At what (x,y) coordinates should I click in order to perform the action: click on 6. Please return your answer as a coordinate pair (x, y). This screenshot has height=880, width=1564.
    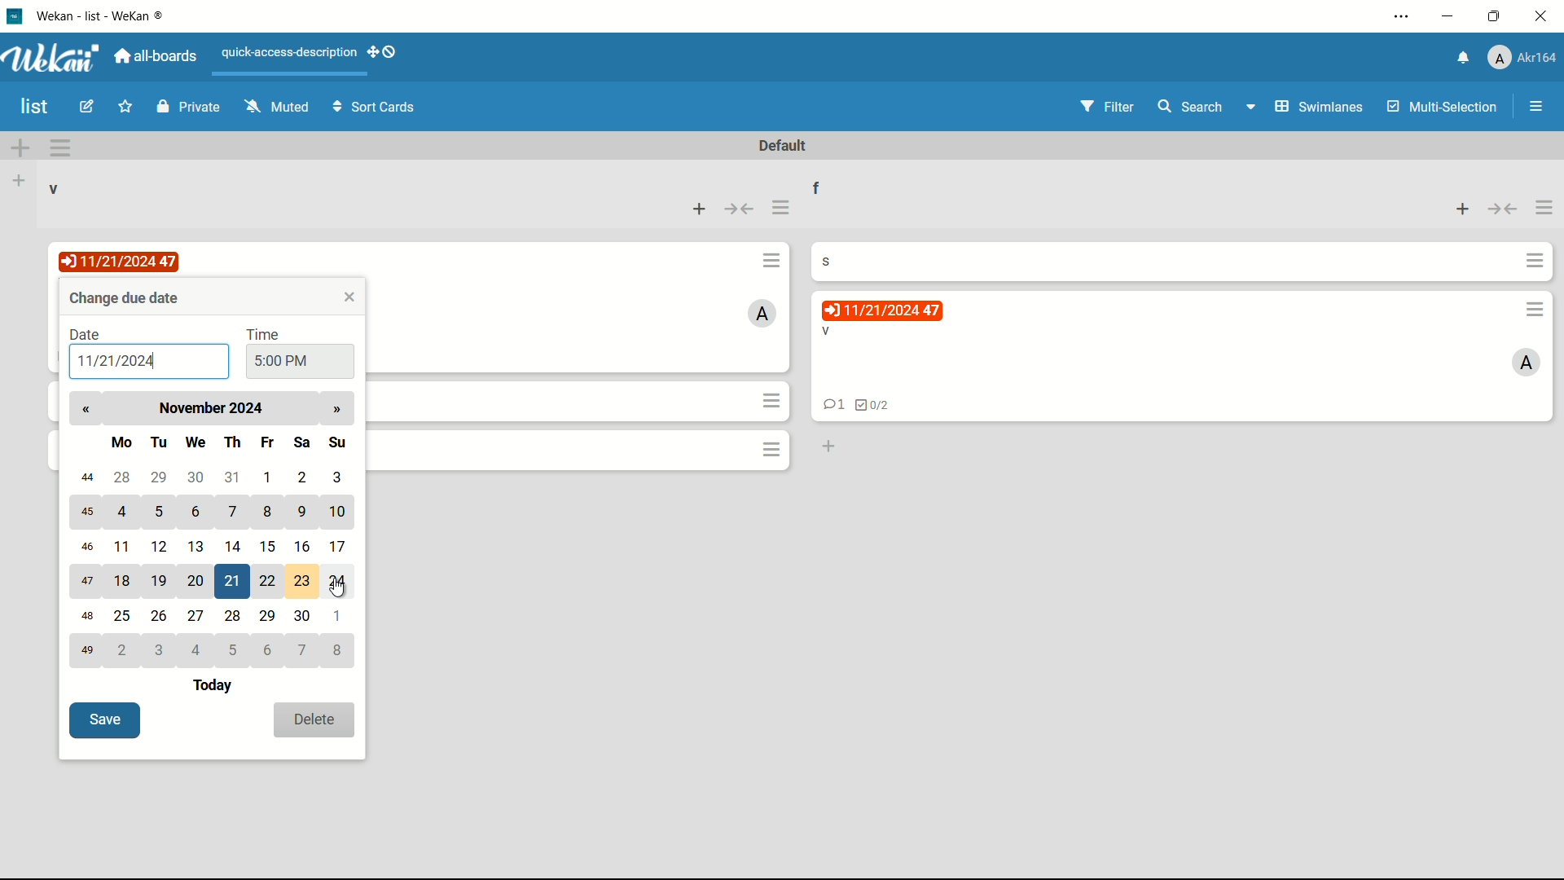
    Looking at the image, I should click on (199, 513).